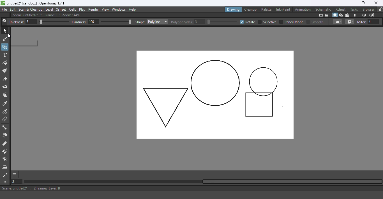  I want to click on Rotate, so click(223, 22).